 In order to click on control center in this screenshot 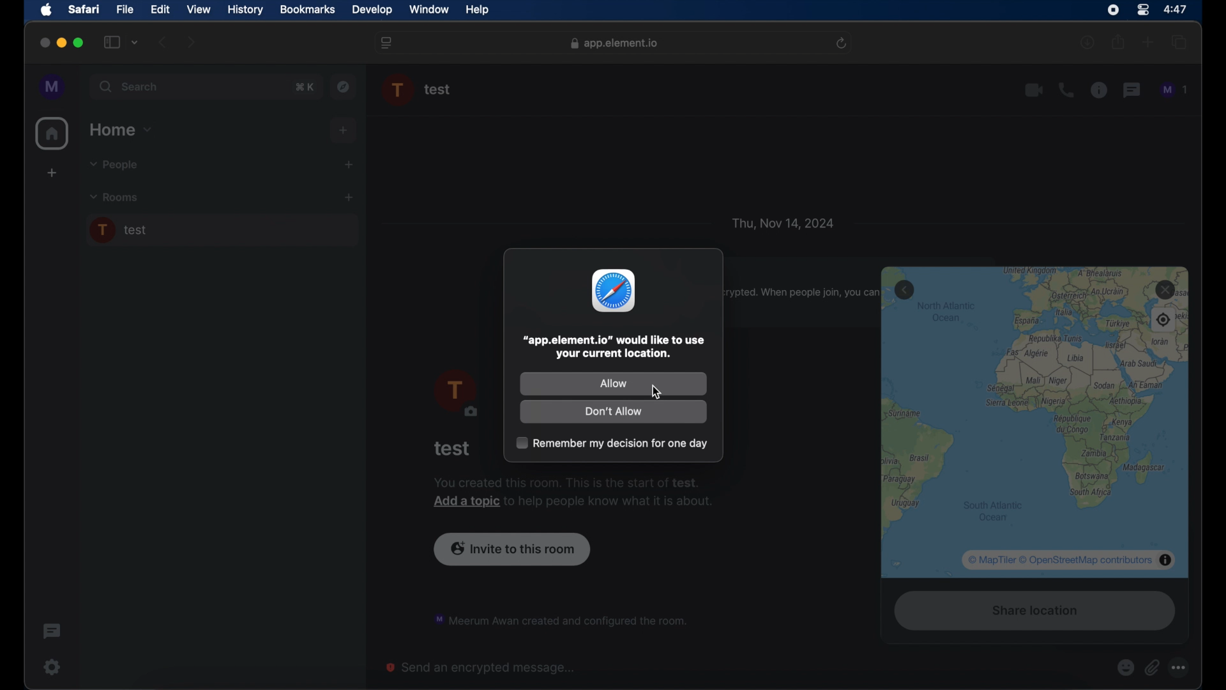, I will do `click(1142, 9)`.